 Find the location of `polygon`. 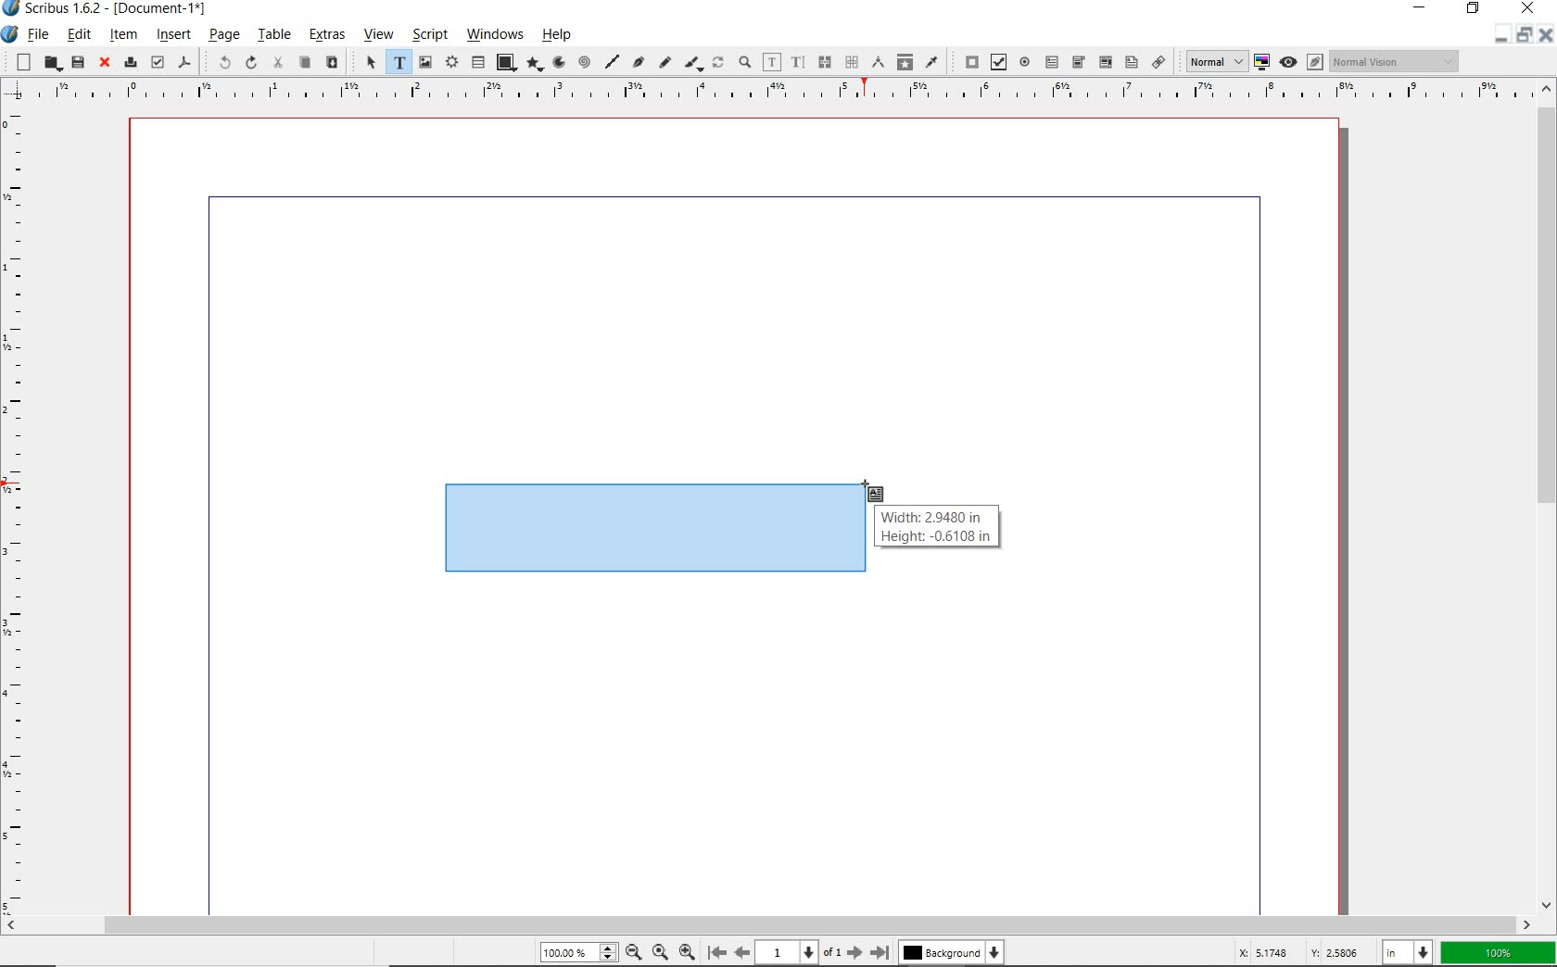

polygon is located at coordinates (532, 65).